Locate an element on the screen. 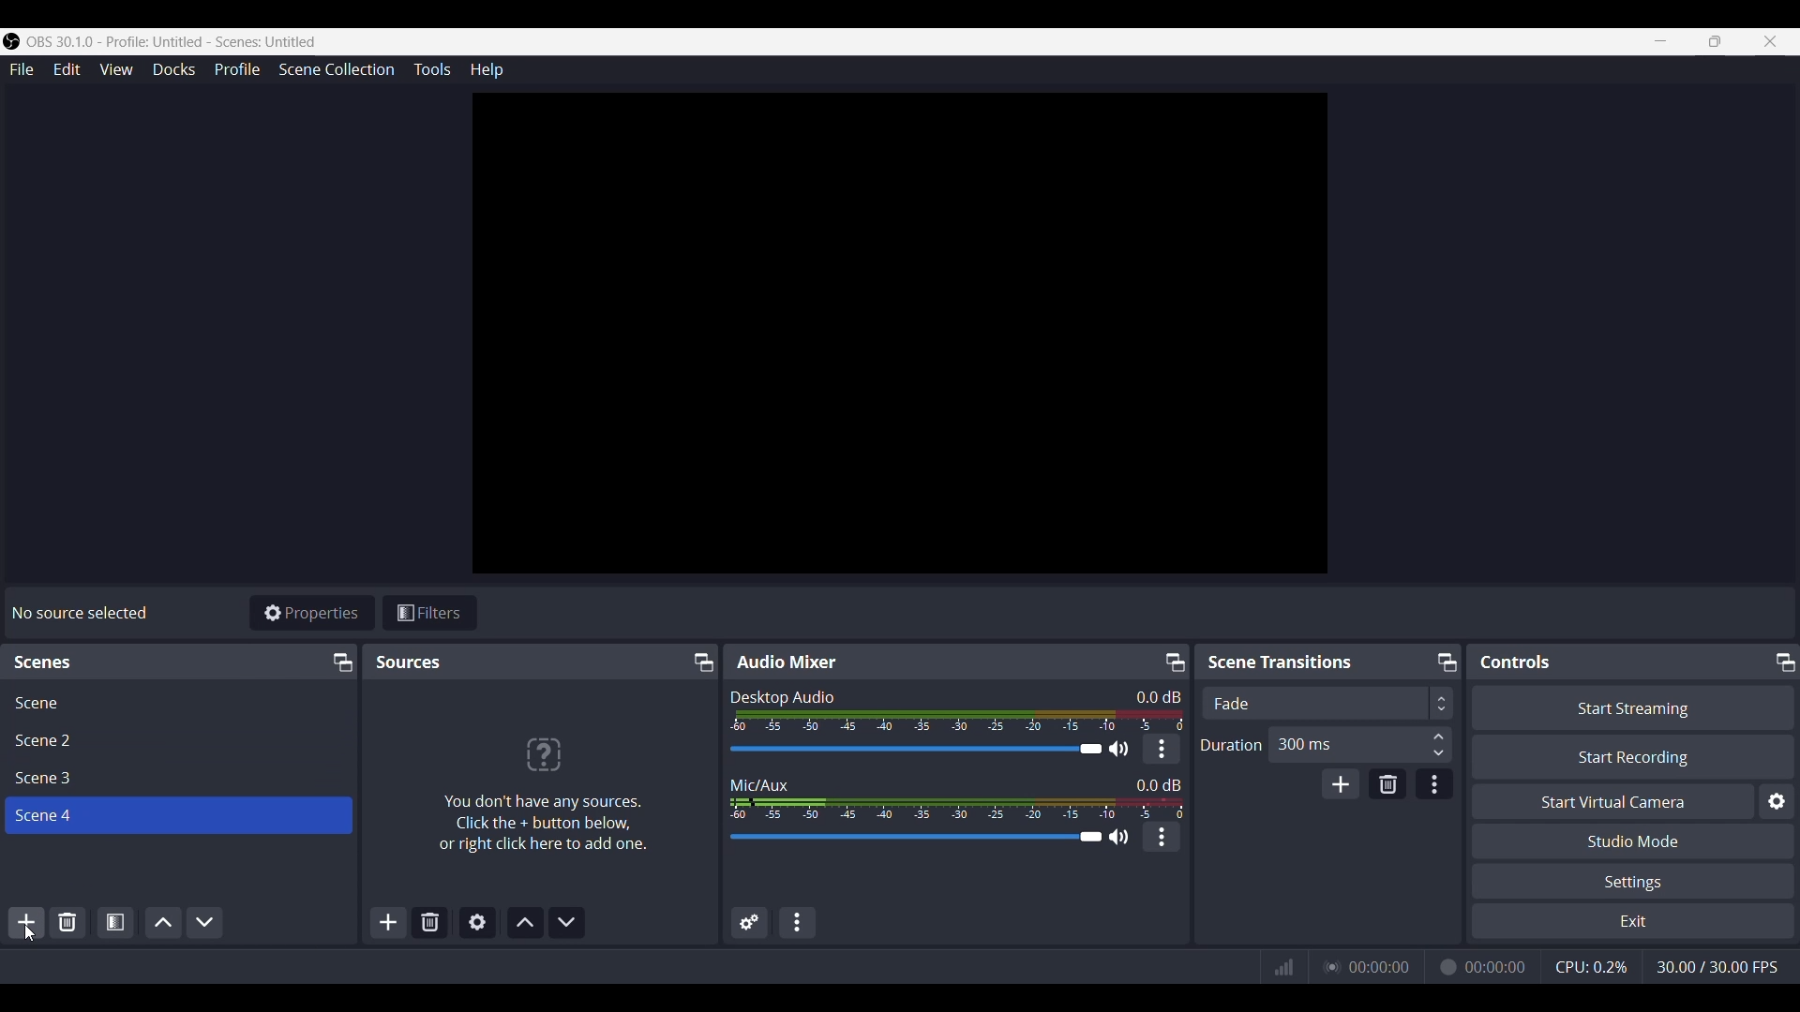 The image size is (1800, 1012). Start Streaming is located at coordinates (1631, 707).